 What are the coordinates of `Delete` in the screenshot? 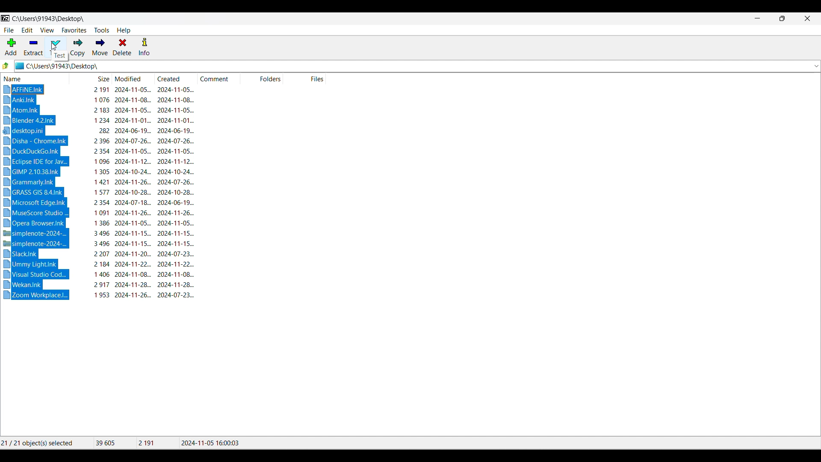 It's located at (122, 47).